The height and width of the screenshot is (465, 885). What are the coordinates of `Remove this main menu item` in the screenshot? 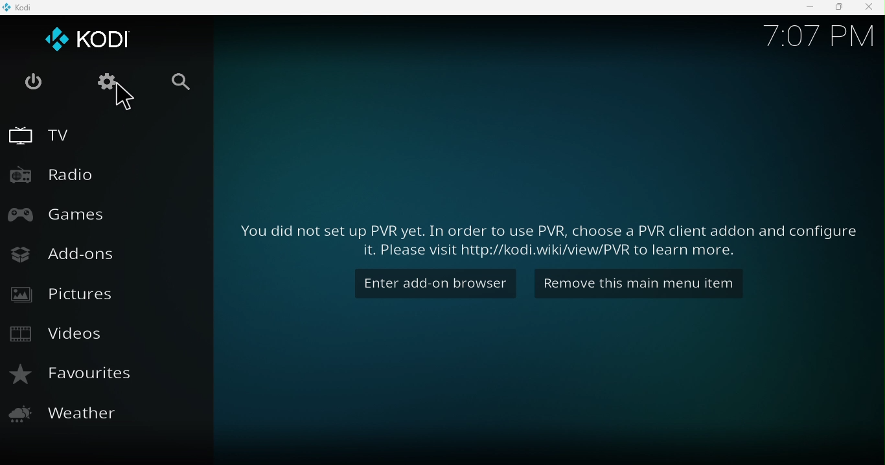 It's located at (646, 285).